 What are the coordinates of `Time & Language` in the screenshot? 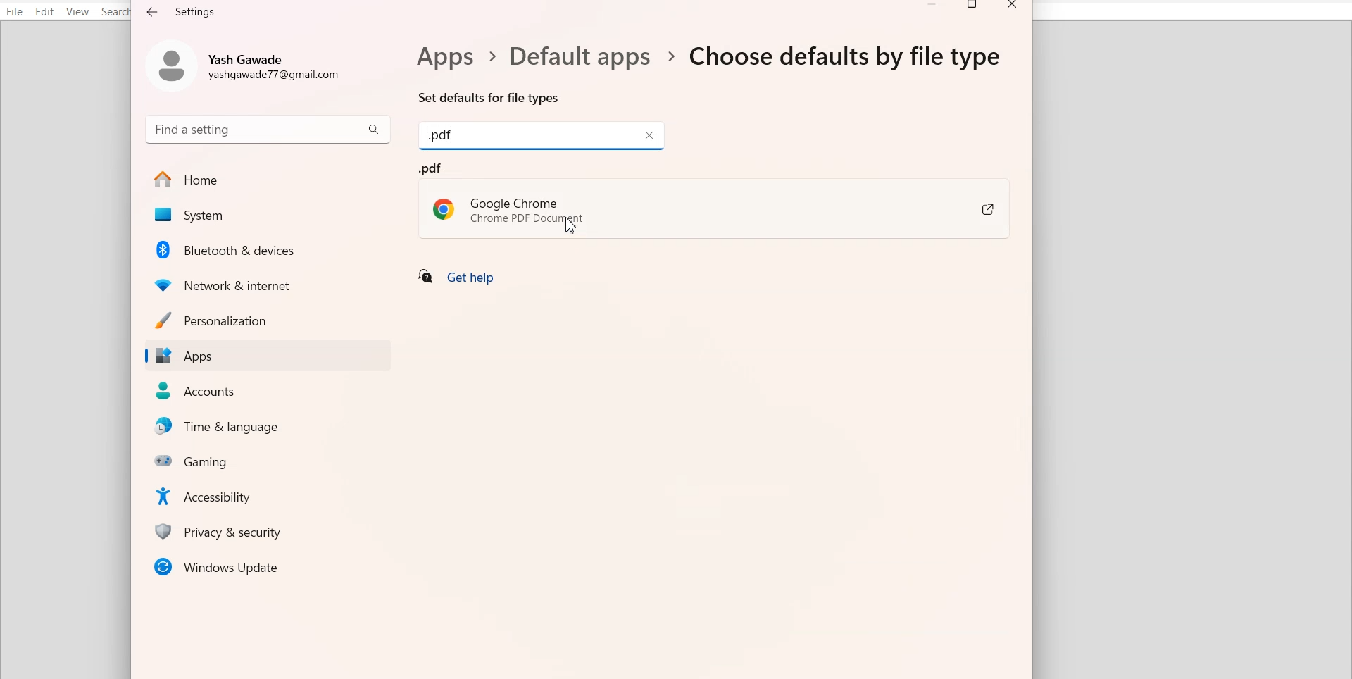 It's located at (272, 427).